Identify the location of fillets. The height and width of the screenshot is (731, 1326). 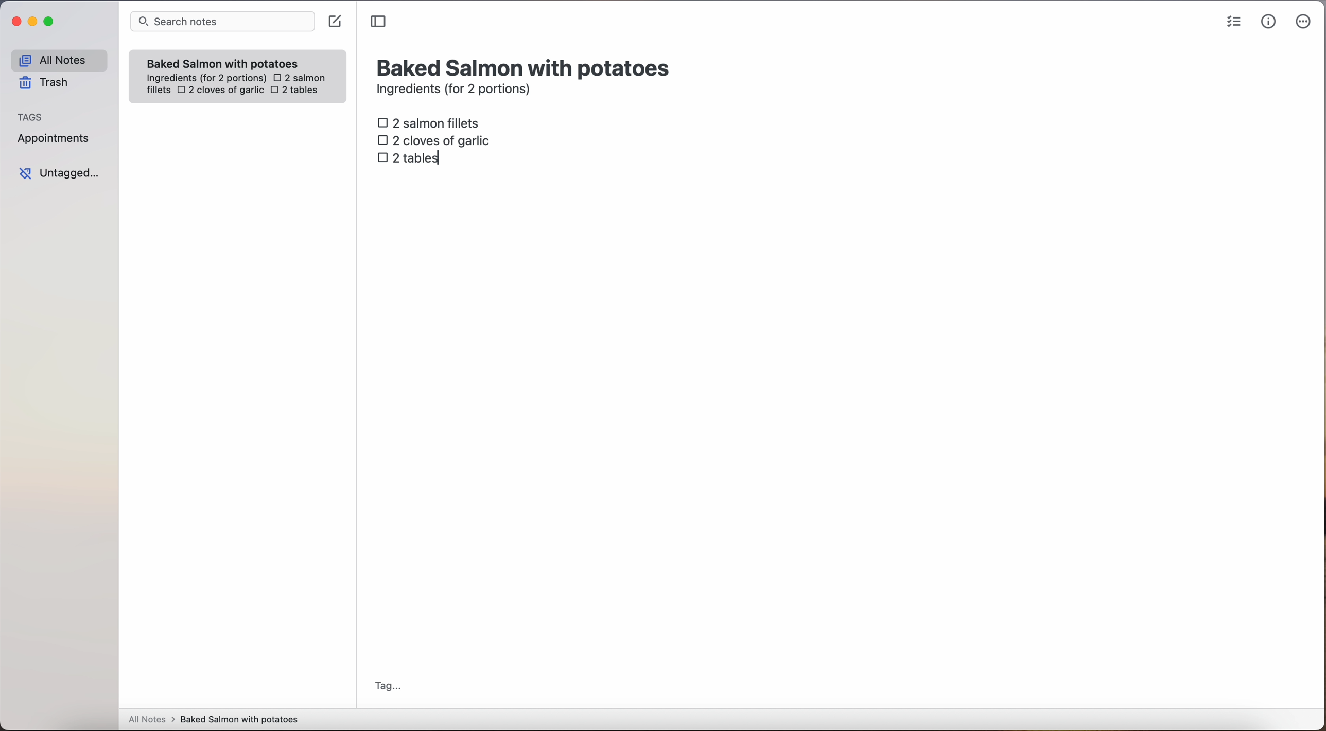
(159, 91).